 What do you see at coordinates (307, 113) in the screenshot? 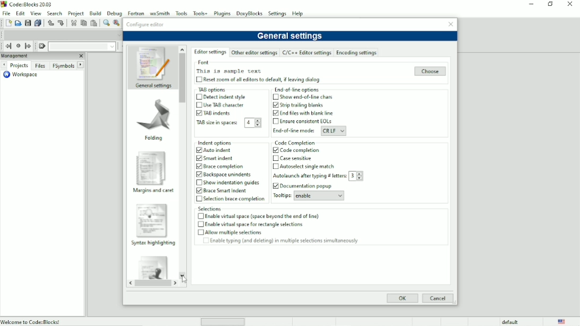
I see `End files with blank line` at bounding box center [307, 113].